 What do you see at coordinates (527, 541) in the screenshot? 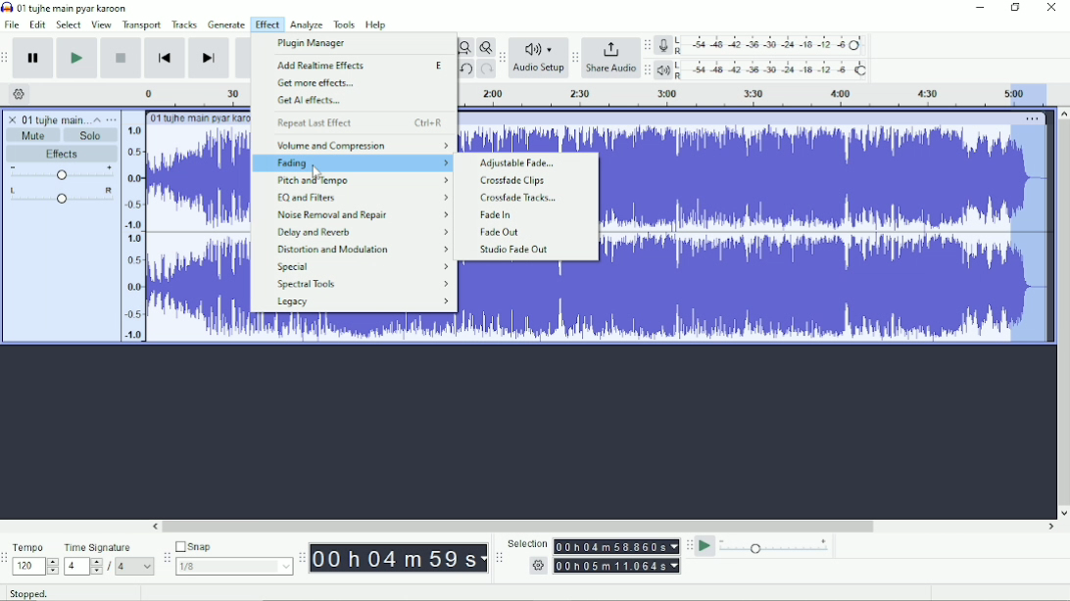
I see `Selection` at bounding box center [527, 541].